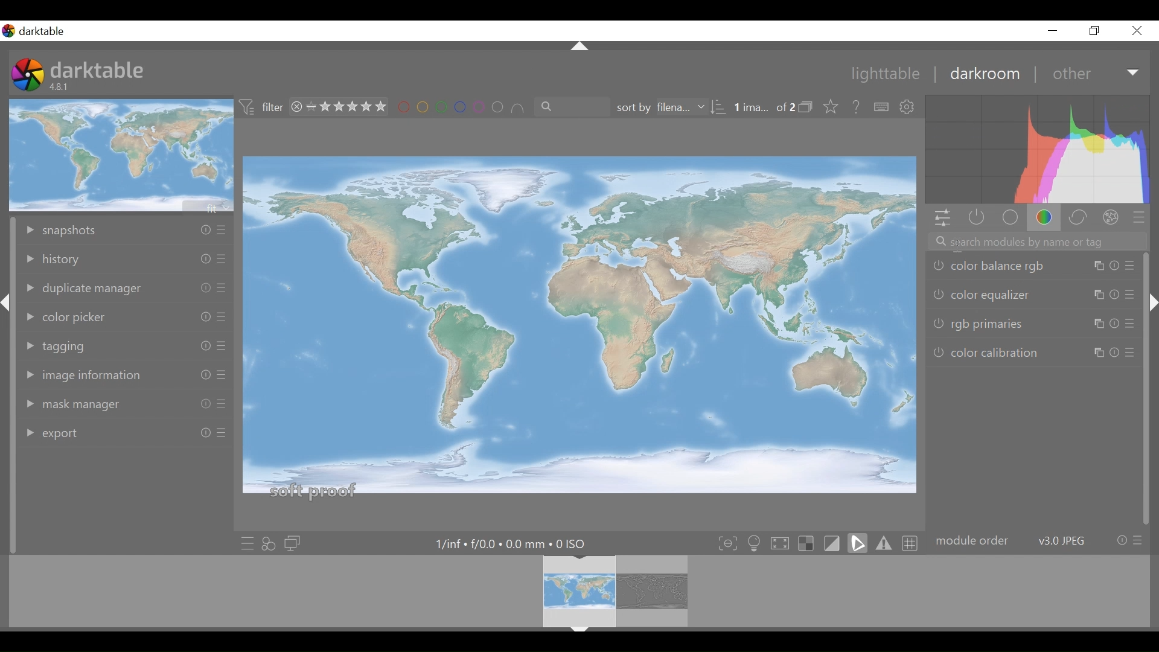  What do you see at coordinates (36, 31) in the screenshot?
I see `Darktable desktop icon` at bounding box center [36, 31].